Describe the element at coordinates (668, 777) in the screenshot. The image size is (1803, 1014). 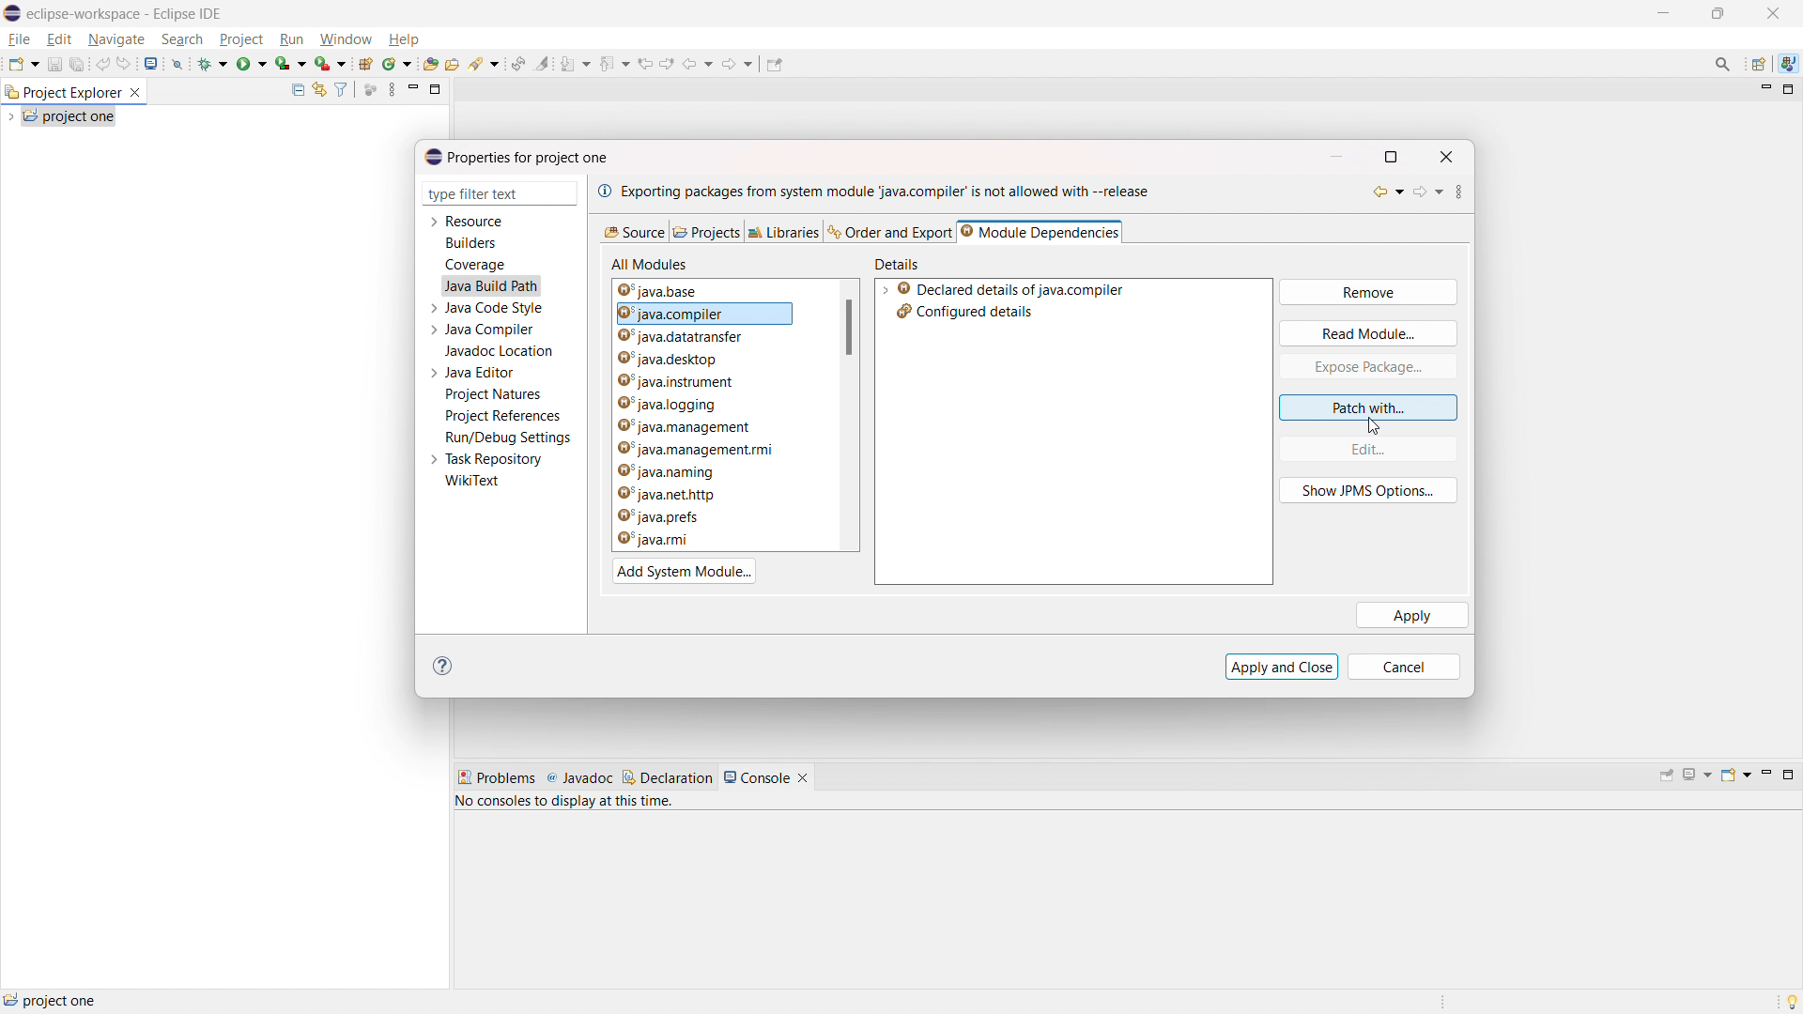
I see `declaration` at that location.